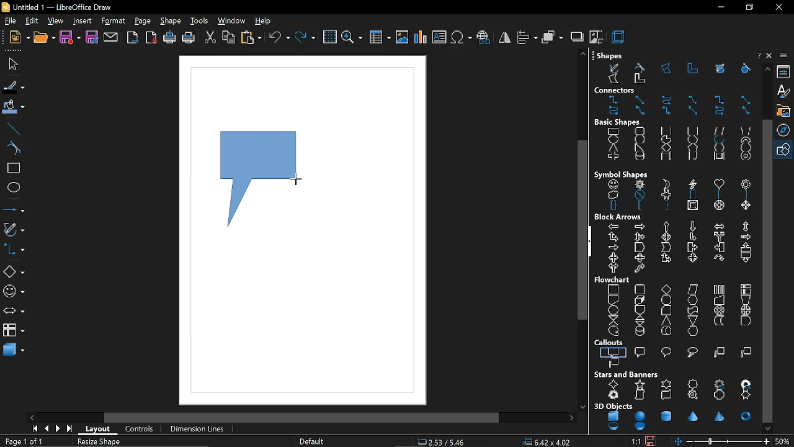  What do you see at coordinates (745, 310) in the screenshot?
I see `or` at bounding box center [745, 310].